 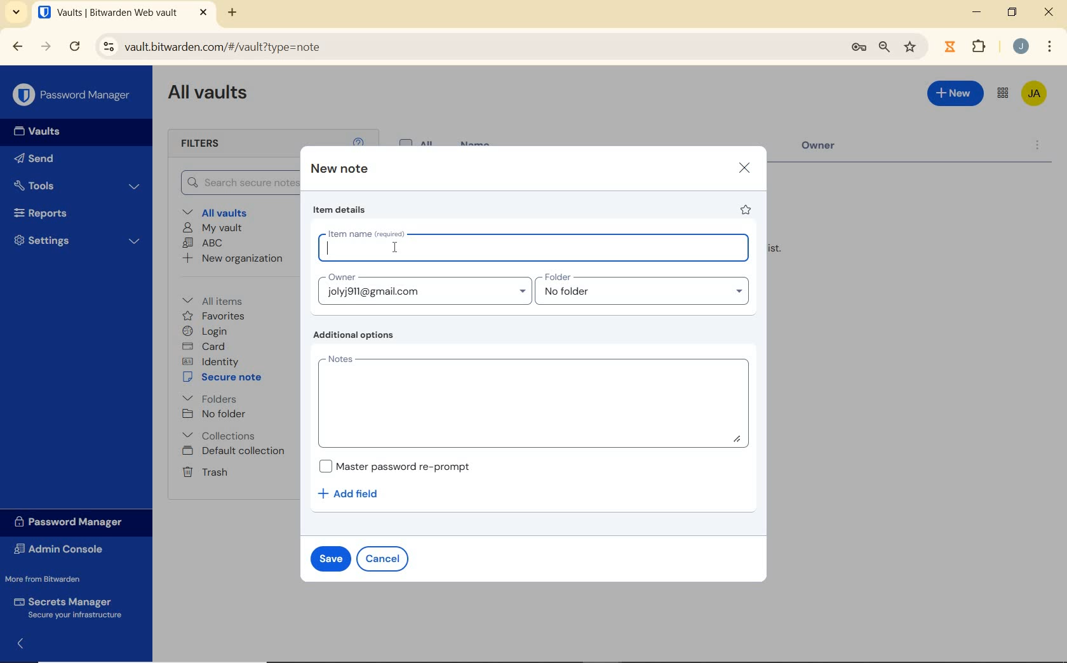 I want to click on ABC, so click(x=203, y=244).